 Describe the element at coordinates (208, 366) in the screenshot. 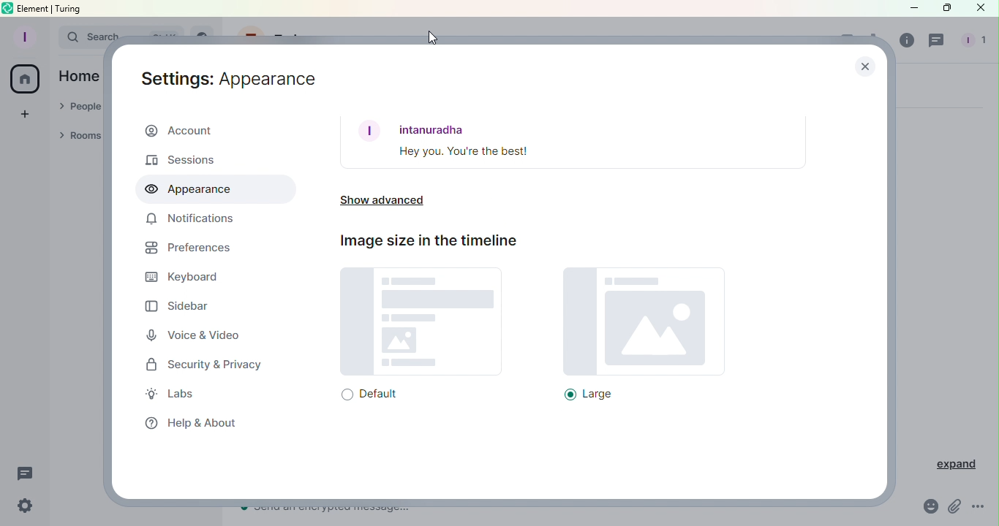

I see `Security and privacy` at that location.